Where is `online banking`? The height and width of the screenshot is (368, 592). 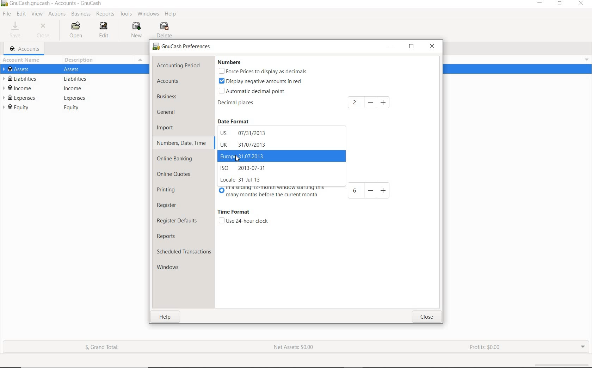
online banking is located at coordinates (178, 159).